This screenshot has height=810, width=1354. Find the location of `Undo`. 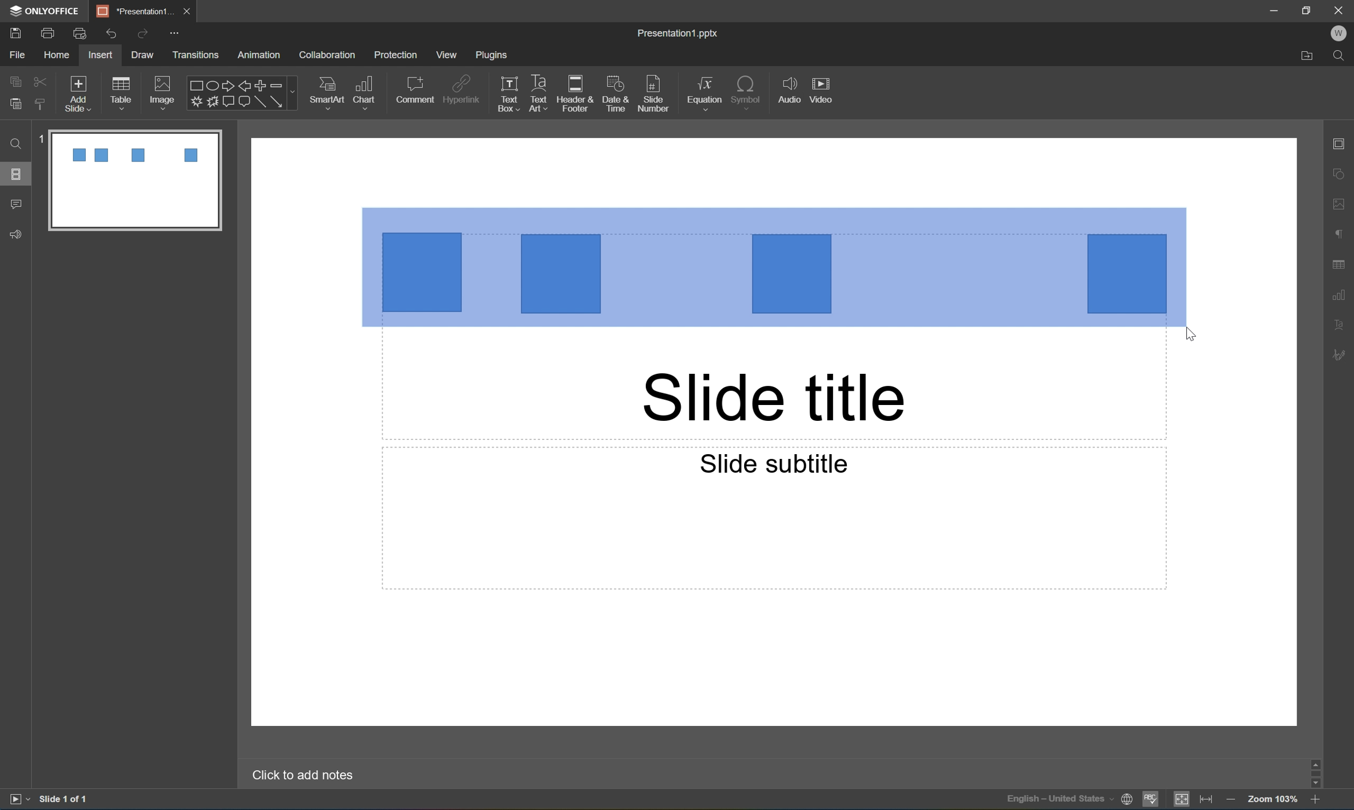

Undo is located at coordinates (111, 32).